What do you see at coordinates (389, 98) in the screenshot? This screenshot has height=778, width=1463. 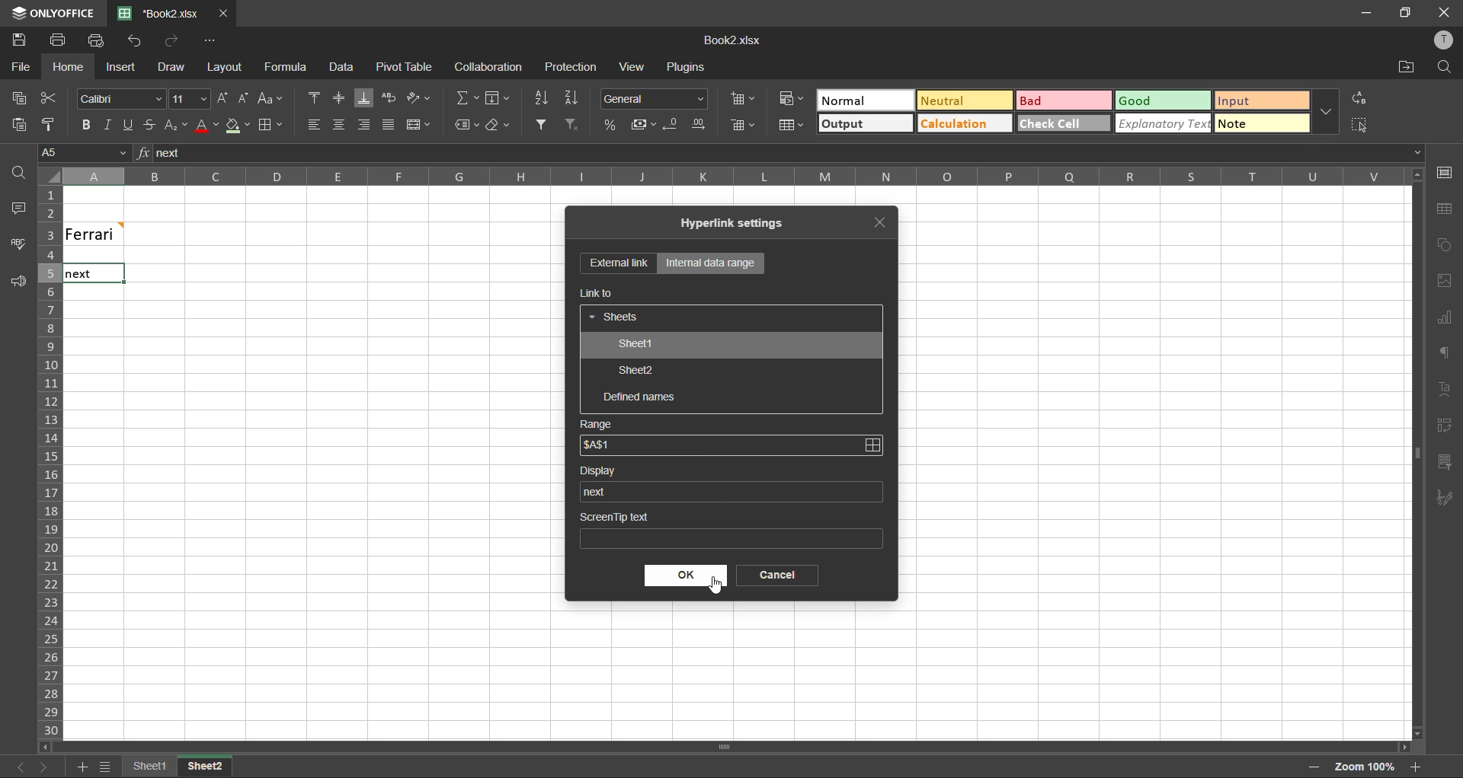 I see `wrap text` at bounding box center [389, 98].